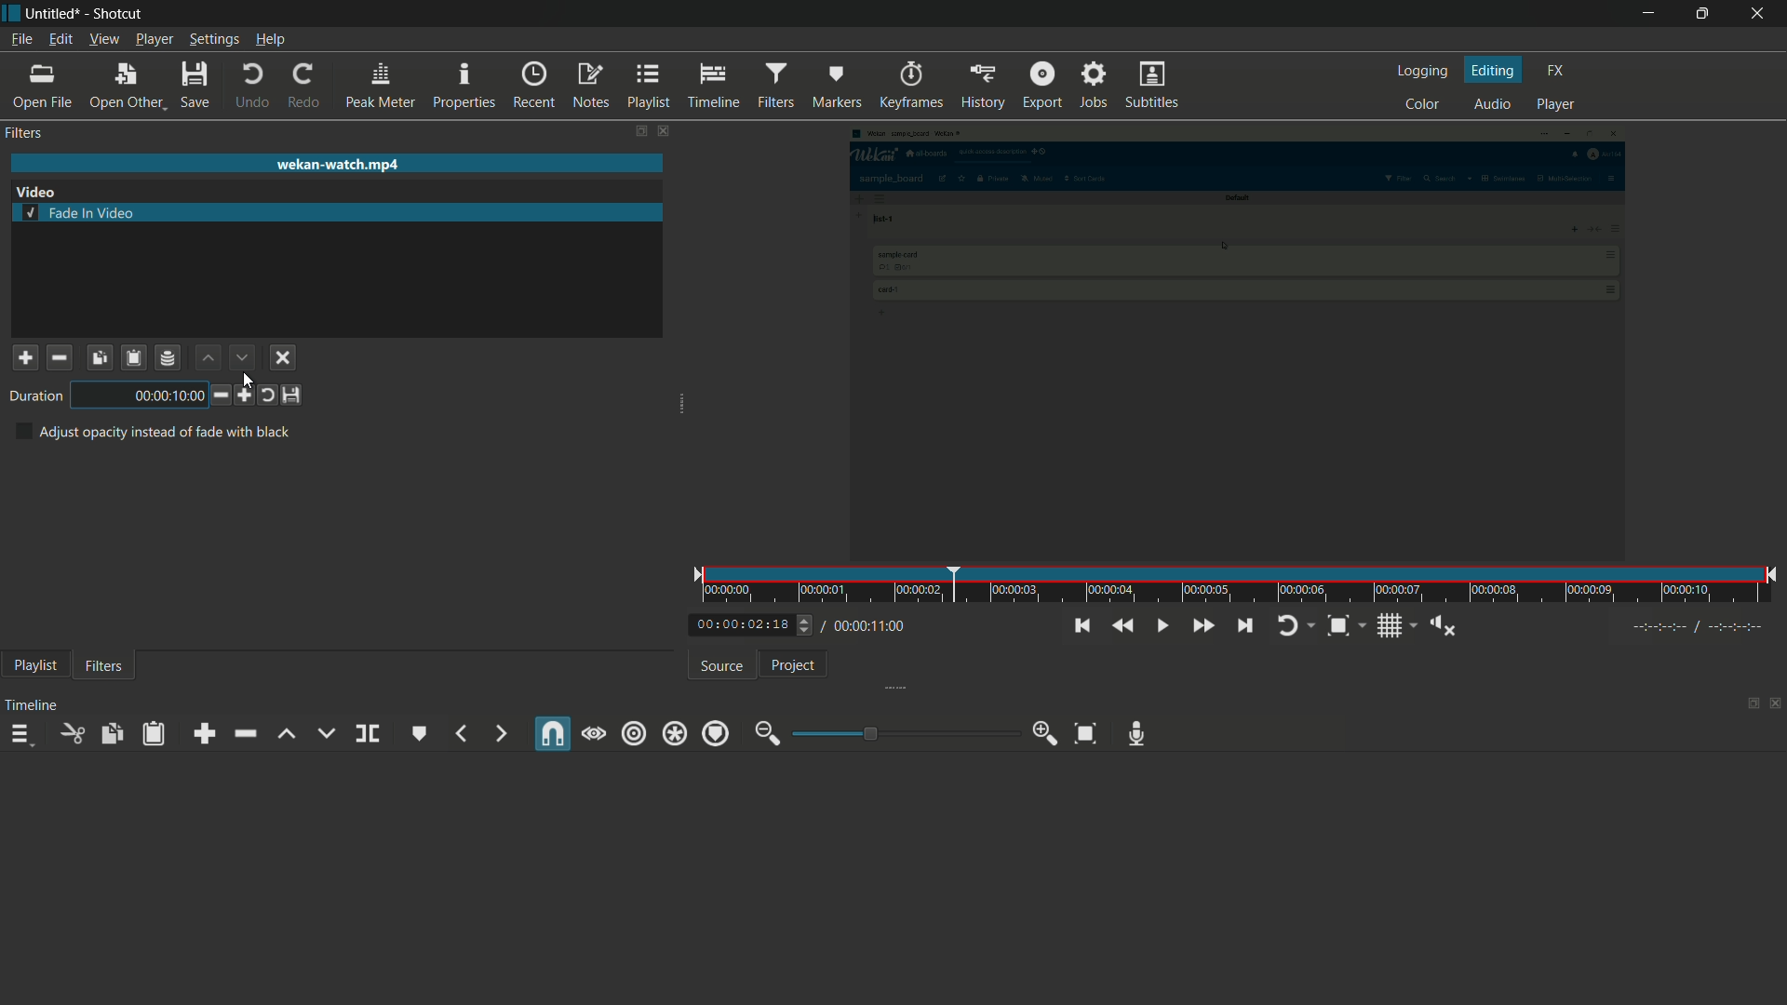  Describe the element at coordinates (33, 396) in the screenshot. I see `duration` at that location.